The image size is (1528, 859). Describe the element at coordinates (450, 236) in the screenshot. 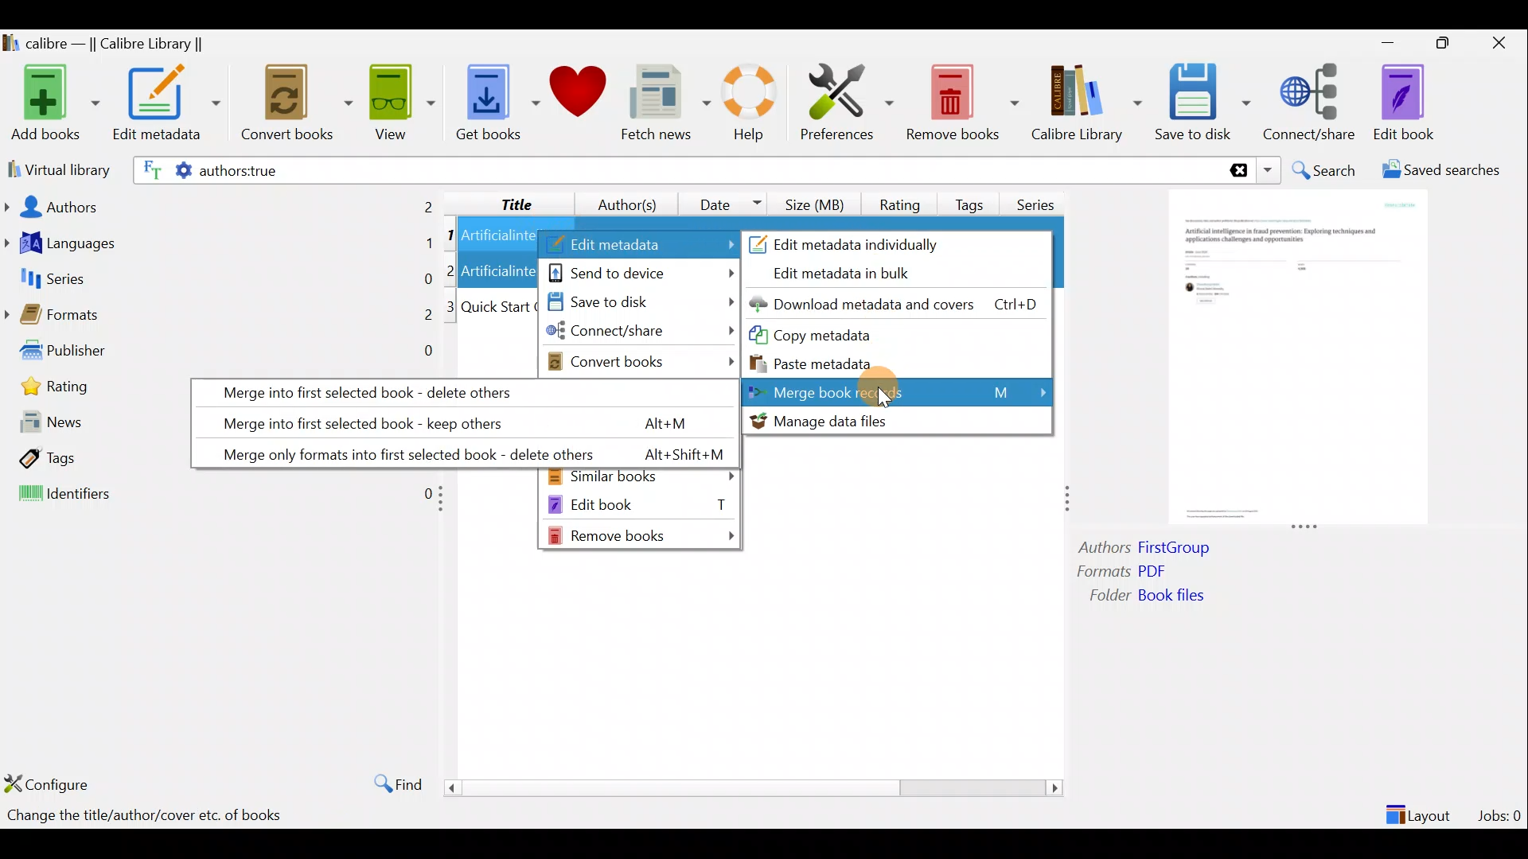

I see `1` at that location.